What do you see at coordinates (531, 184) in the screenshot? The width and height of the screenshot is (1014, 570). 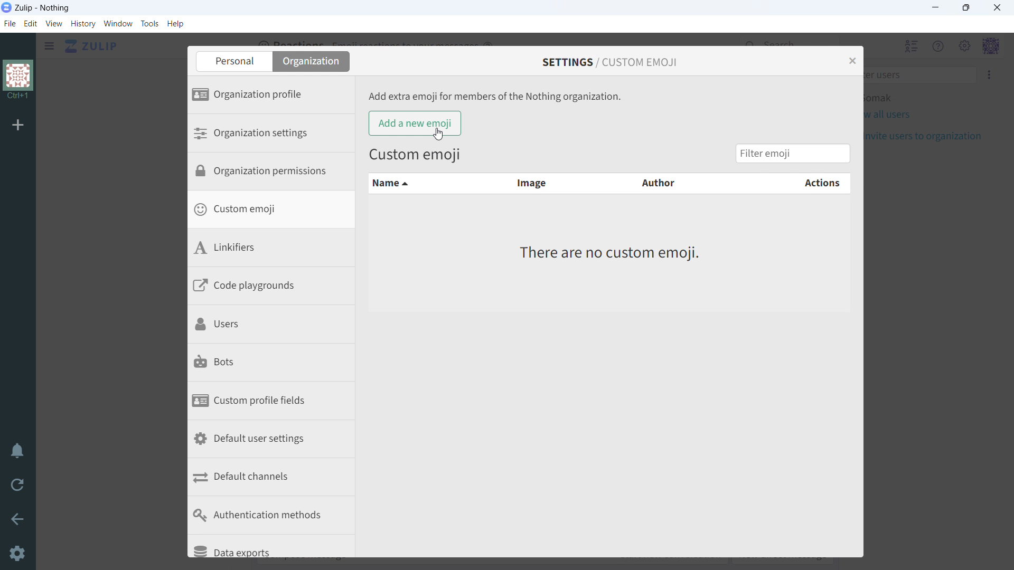 I see `image` at bounding box center [531, 184].